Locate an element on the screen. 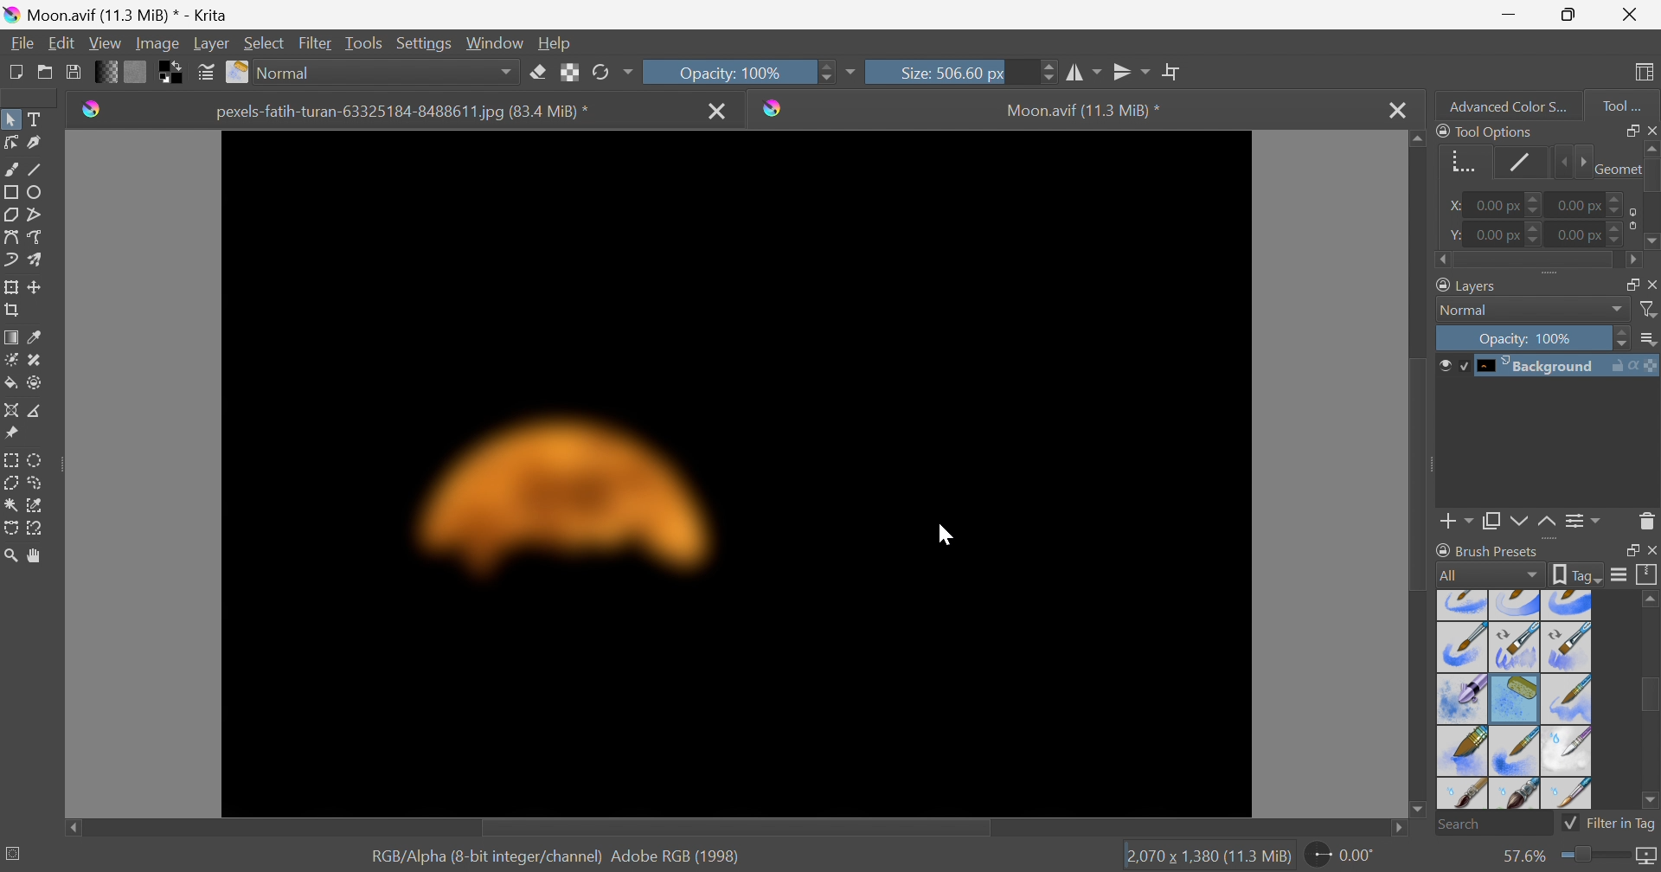 Image resolution: width=1661 pixels, height=872 pixels. Scroll down is located at coordinates (1416, 812).